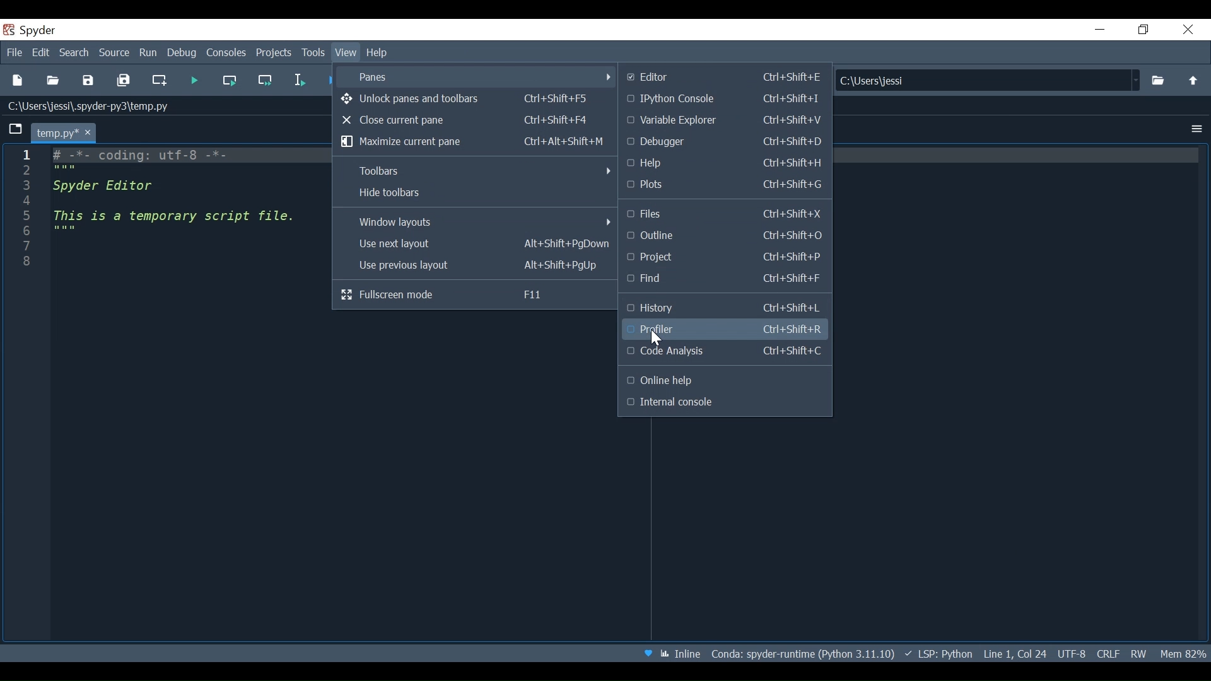 This screenshot has width=1211, height=681. What do you see at coordinates (1187, 29) in the screenshot?
I see `Close` at bounding box center [1187, 29].